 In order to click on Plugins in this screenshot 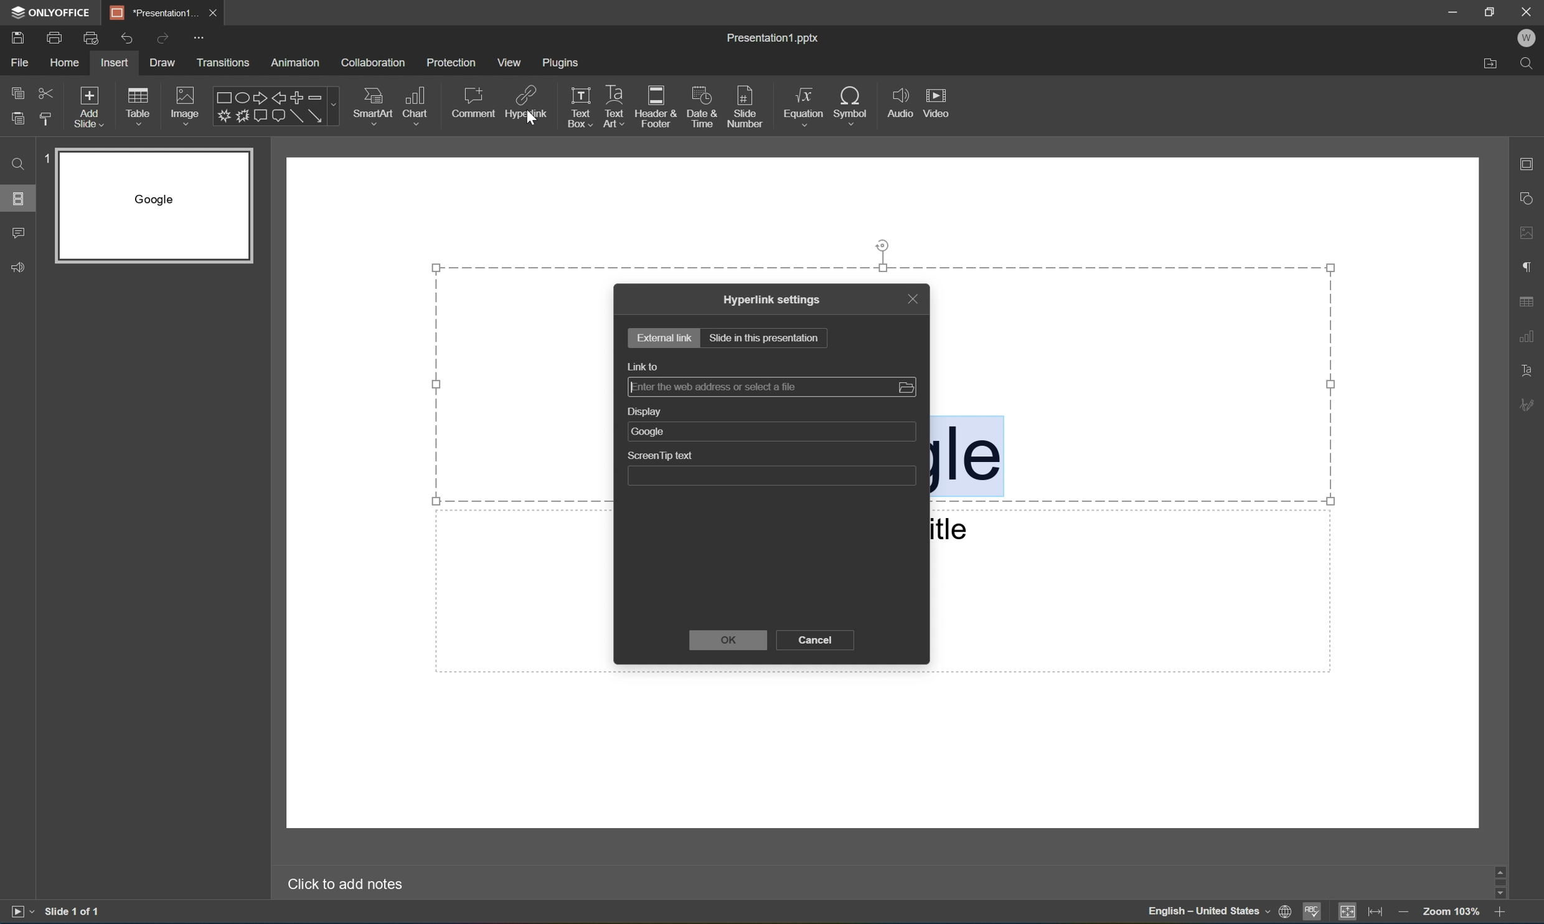, I will do `click(563, 64)`.